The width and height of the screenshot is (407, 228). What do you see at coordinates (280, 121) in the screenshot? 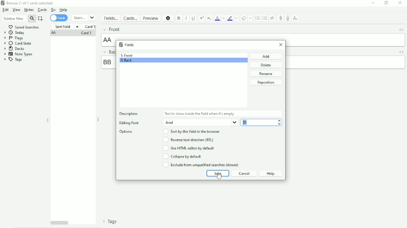
I see `Increment value` at bounding box center [280, 121].